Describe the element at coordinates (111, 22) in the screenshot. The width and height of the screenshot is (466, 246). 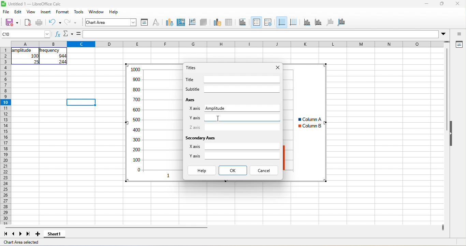
I see `font name` at that location.